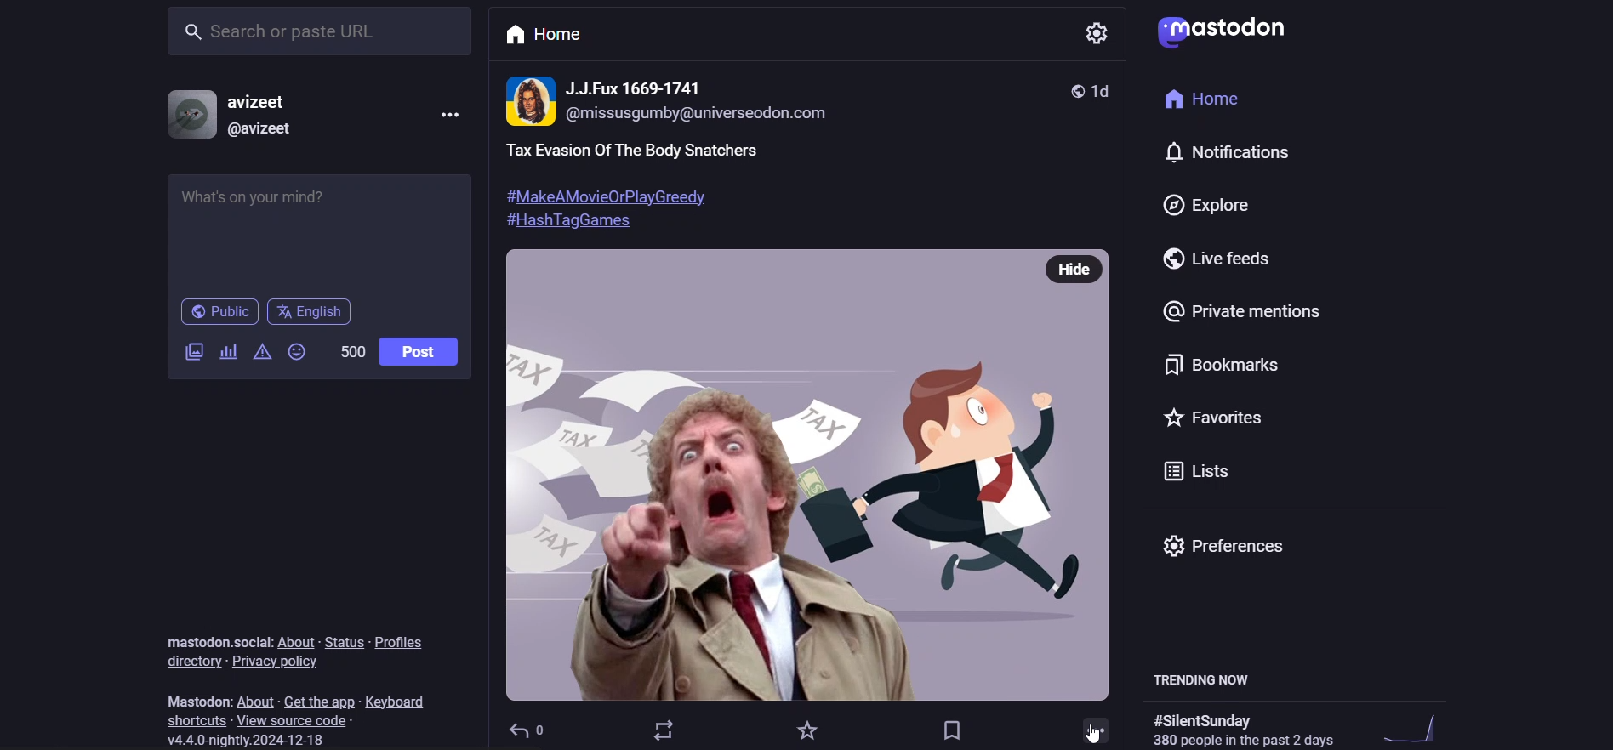 The width and height of the screenshot is (1613, 750). What do you see at coordinates (452, 116) in the screenshot?
I see `more` at bounding box center [452, 116].